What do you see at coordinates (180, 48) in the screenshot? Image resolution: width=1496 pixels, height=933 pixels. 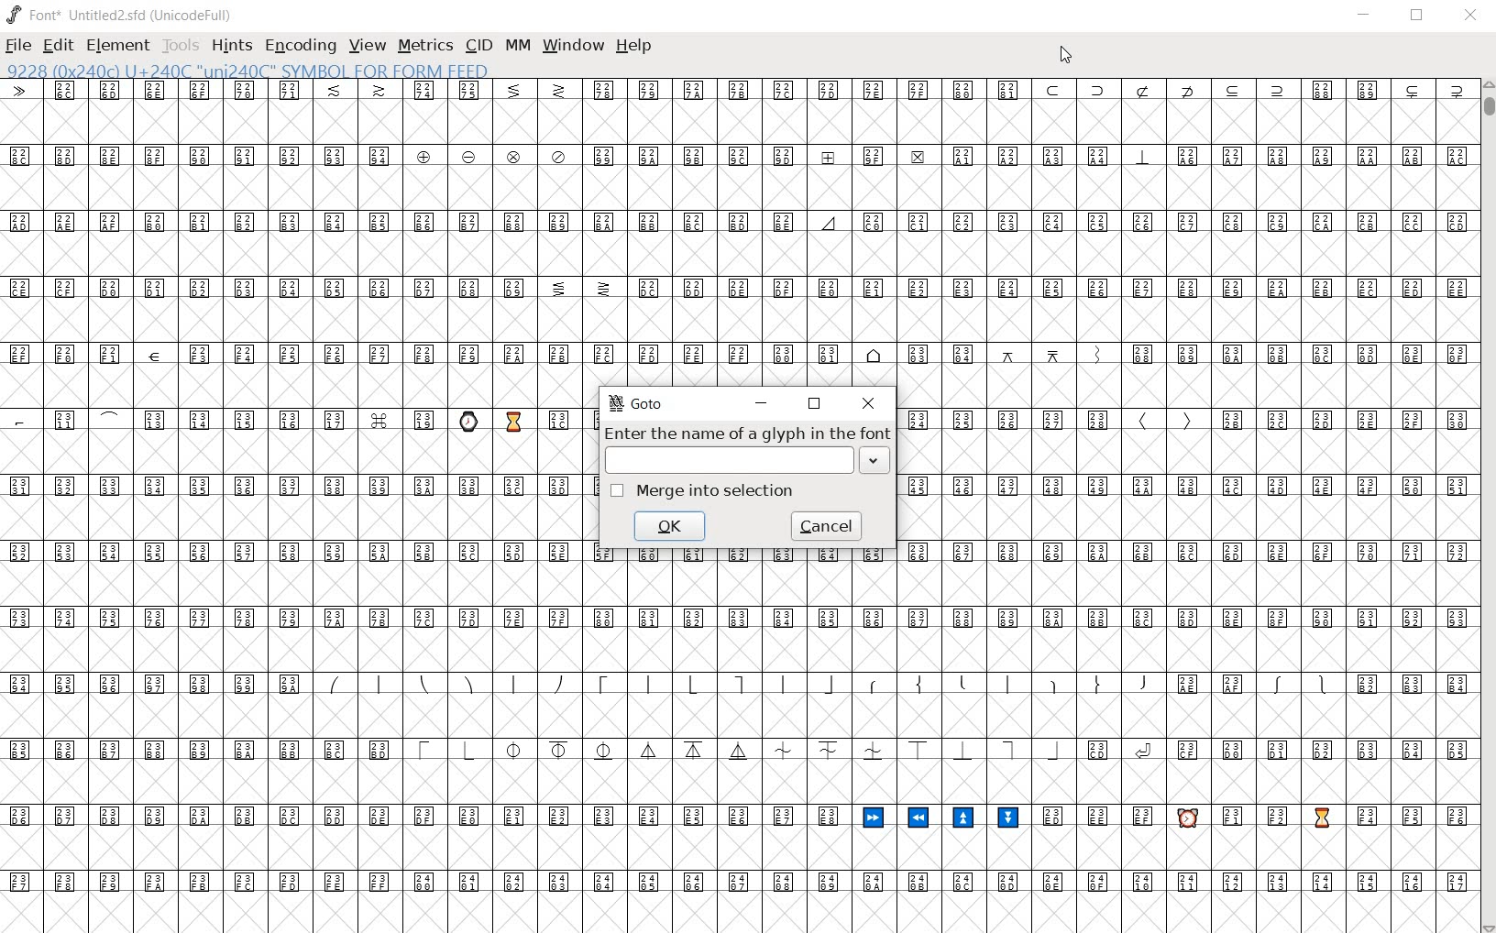 I see `tools` at bounding box center [180, 48].